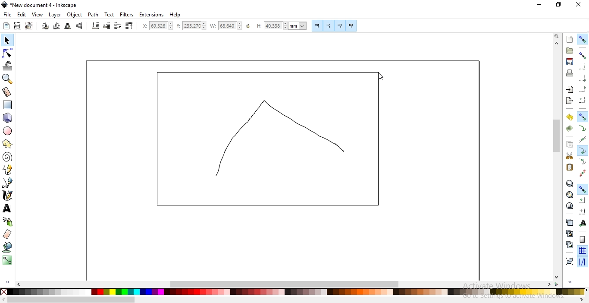 The image size is (589, 303). I want to click on new document 4 - Inkscape, so click(44, 5).